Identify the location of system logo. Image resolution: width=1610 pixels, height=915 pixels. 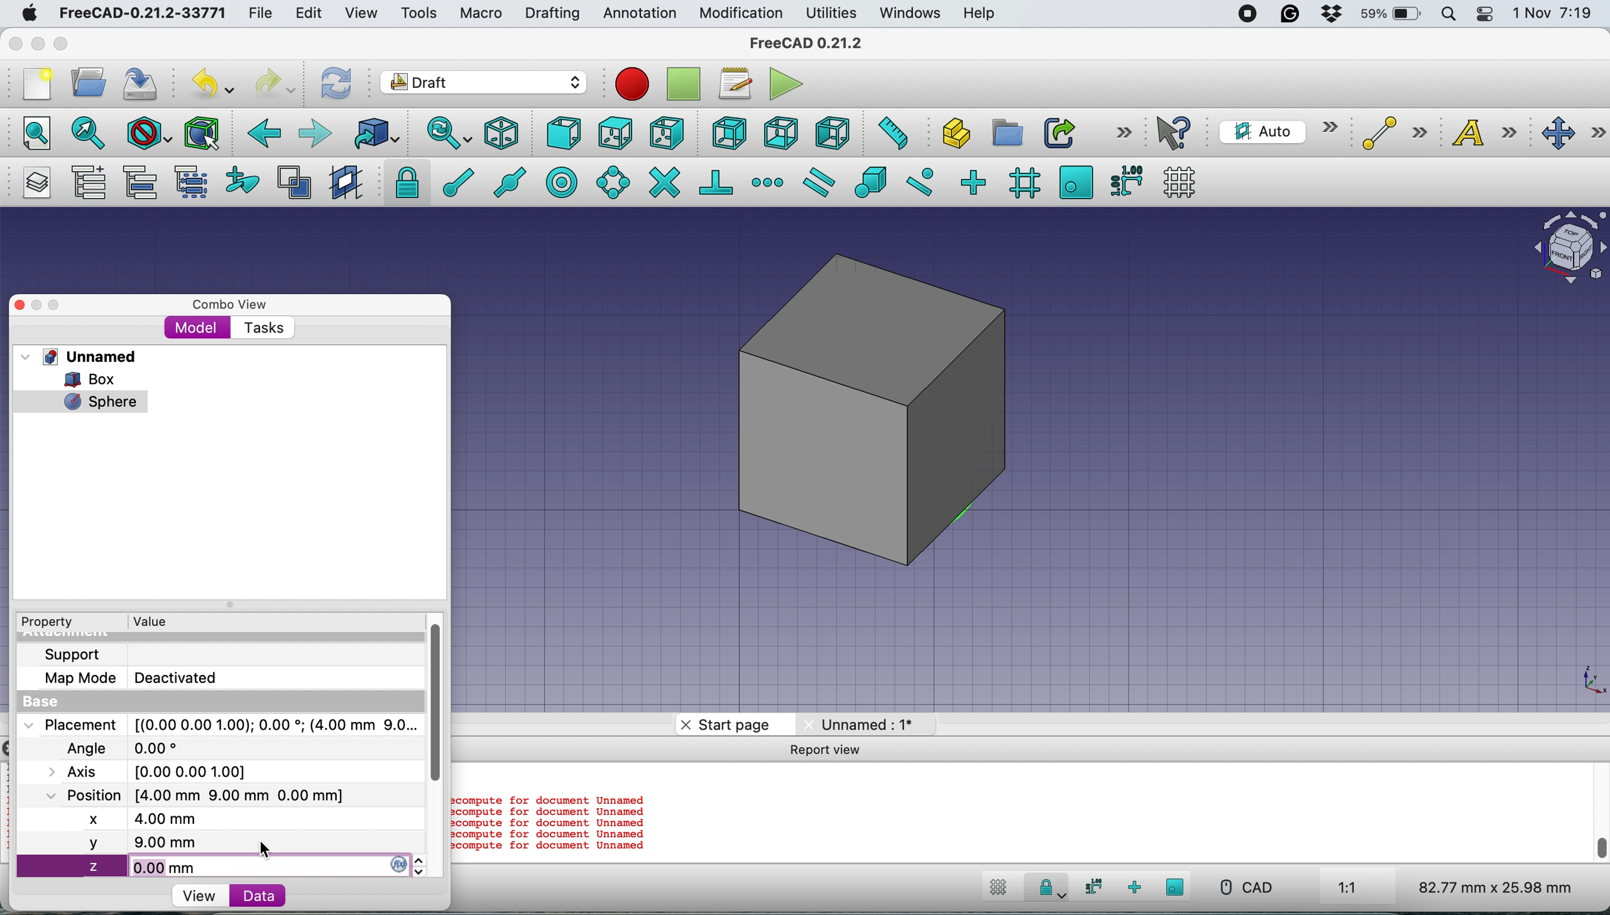
(31, 13).